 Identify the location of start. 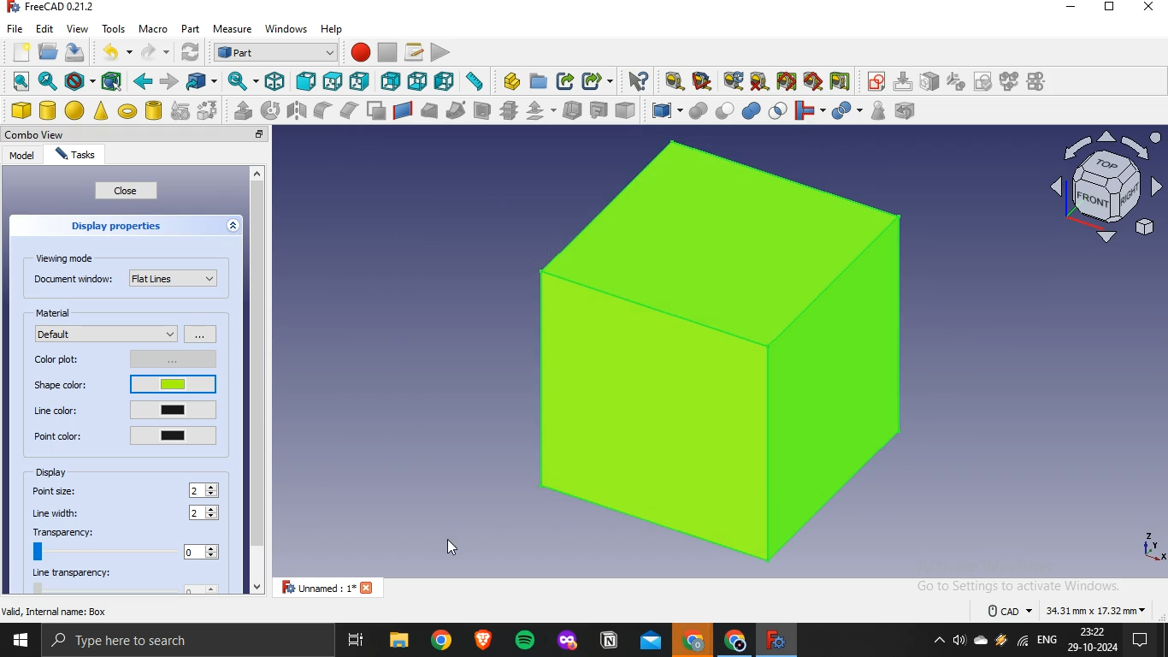
(20, 642).